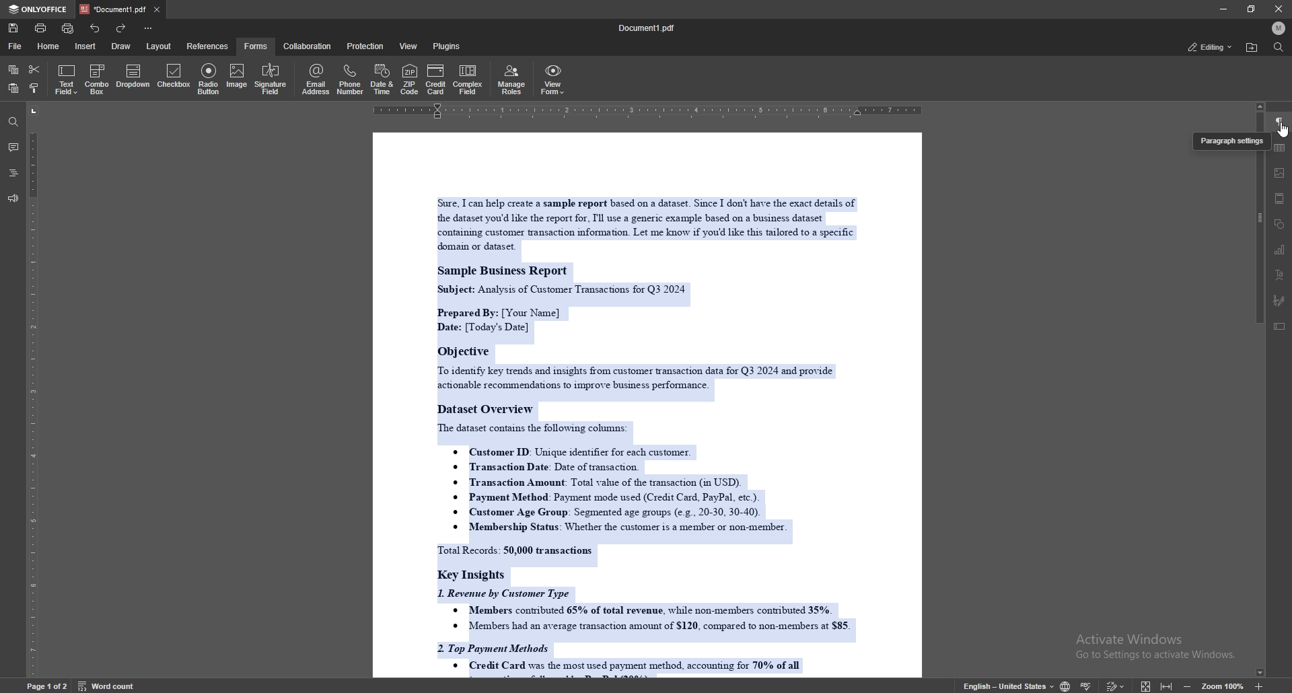  Describe the element at coordinates (133, 77) in the screenshot. I see `dropdown` at that location.